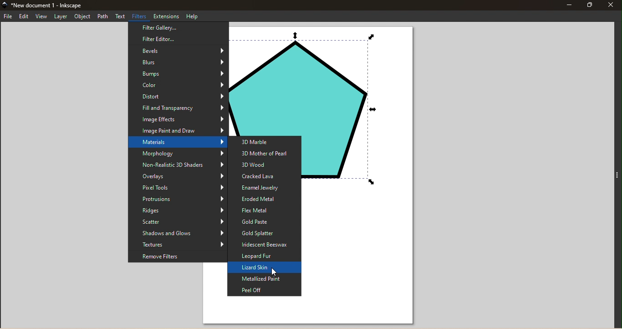  I want to click on Textures, so click(177, 245).